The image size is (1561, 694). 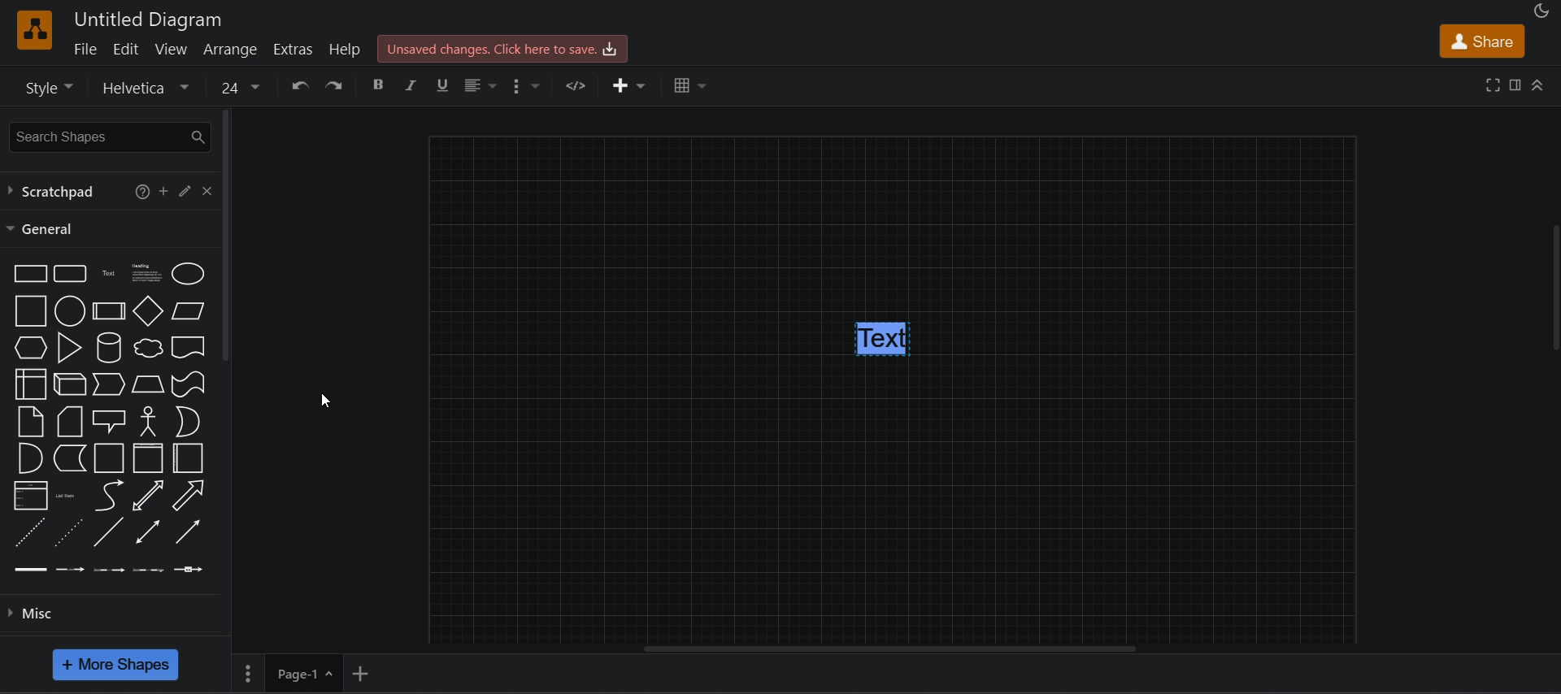 What do you see at coordinates (290, 673) in the screenshot?
I see `Page-1` at bounding box center [290, 673].